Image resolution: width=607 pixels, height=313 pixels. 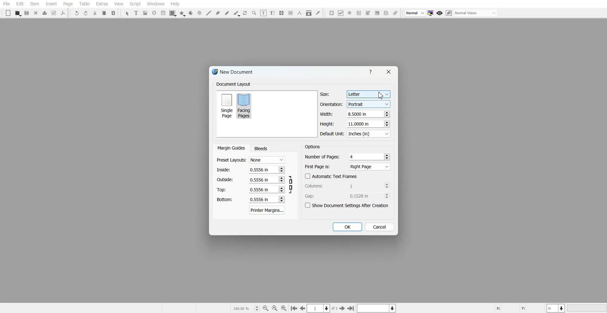 I want to click on 11.0000 in, so click(x=359, y=124).